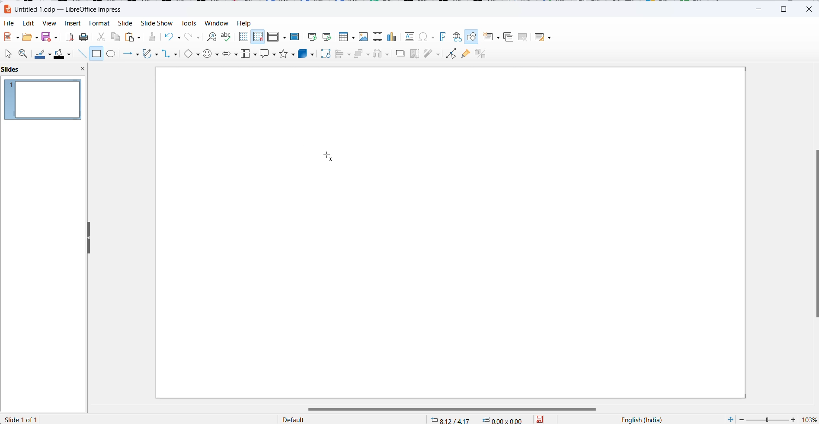  Describe the element at coordinates (170, 54) in the screenshot. I see `connectors` at that location.